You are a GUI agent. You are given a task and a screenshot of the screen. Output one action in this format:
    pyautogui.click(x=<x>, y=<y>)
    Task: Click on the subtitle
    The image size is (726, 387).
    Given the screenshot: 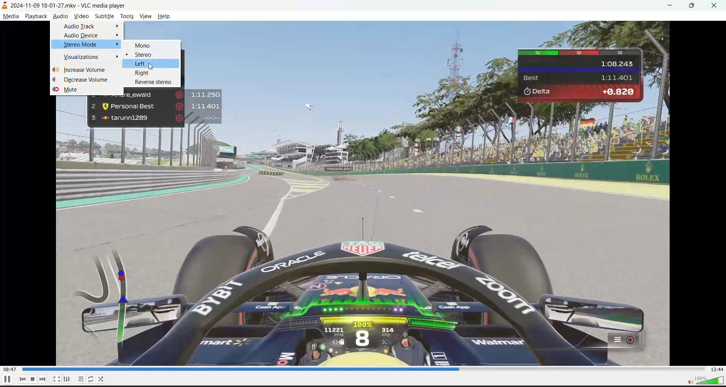 What is the action you would take?
    pyautogui.click(x=104, y=15)
    